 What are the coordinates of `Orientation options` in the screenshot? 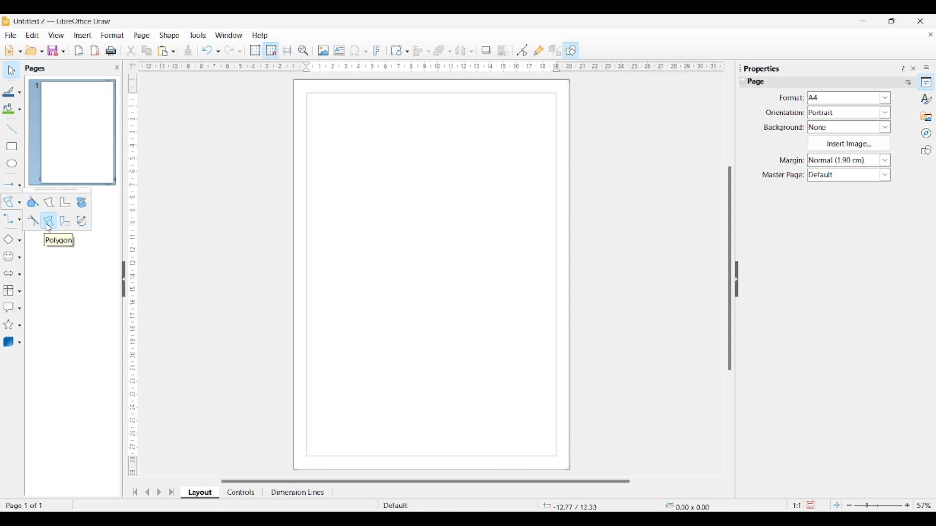 It's located at (849, 112).